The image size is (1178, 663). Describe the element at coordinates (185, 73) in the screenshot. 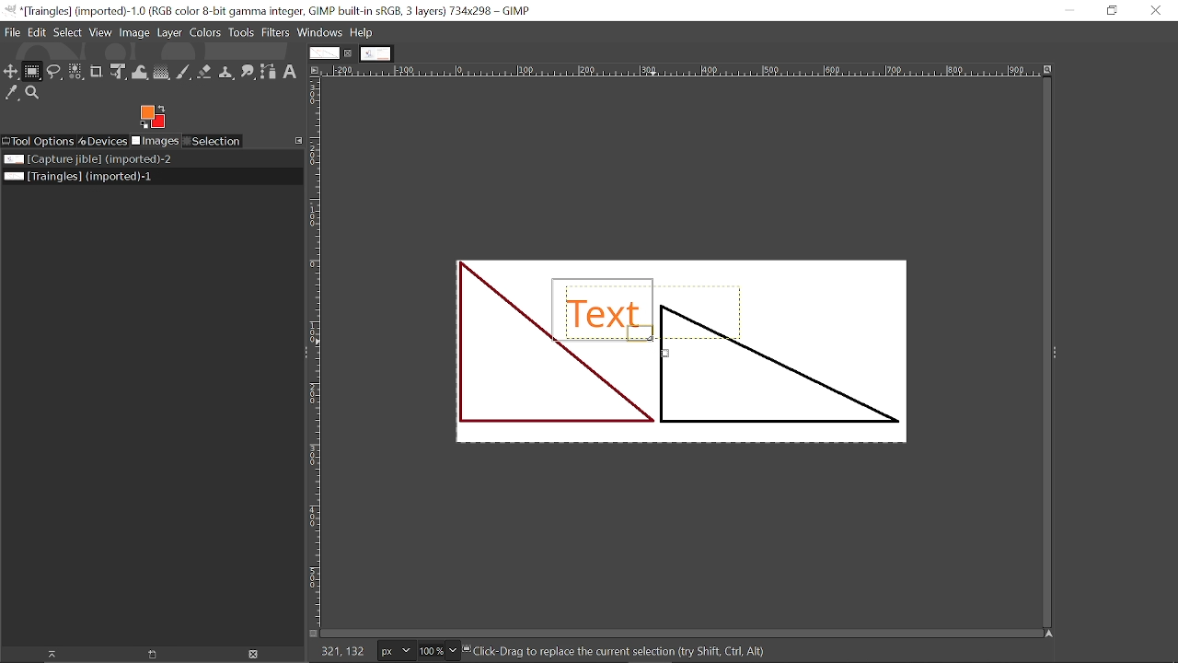

I see `Paintbrush tool` at that location.